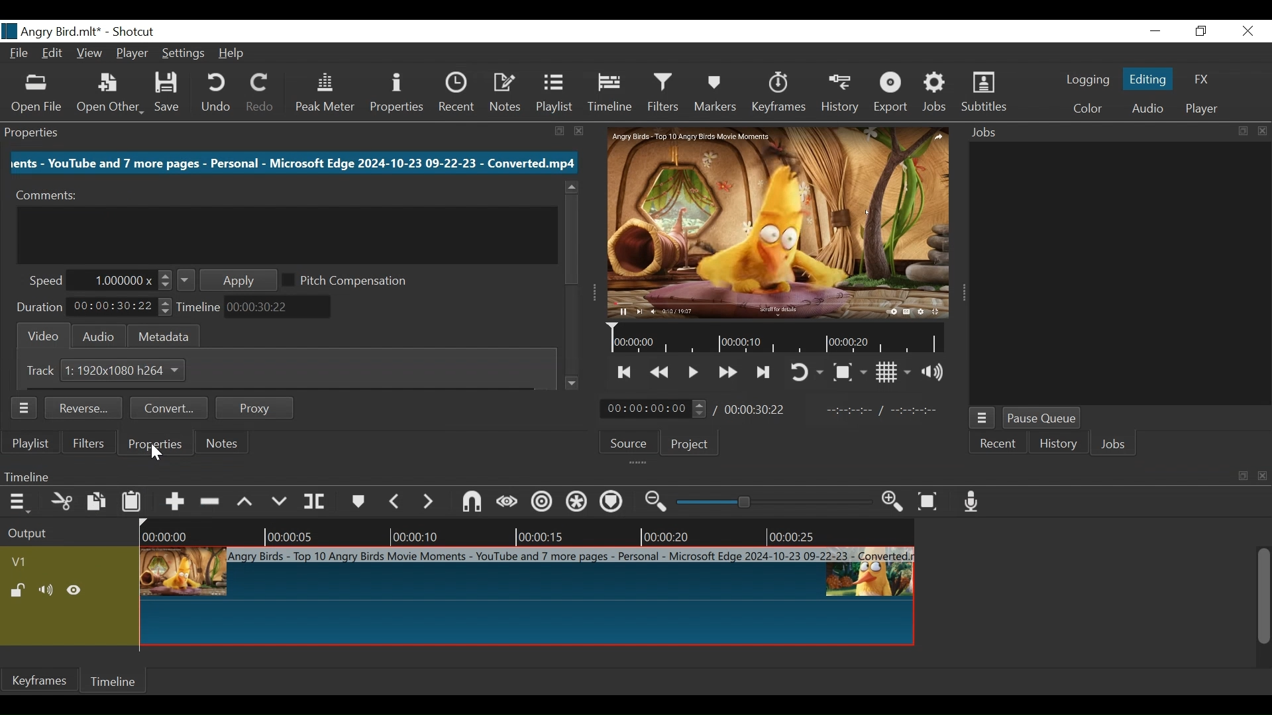 This screenshot has height=715, width=1272. Describe the element at coordinates (1147, 109) in the screenshot. I see `Audio` at that location.